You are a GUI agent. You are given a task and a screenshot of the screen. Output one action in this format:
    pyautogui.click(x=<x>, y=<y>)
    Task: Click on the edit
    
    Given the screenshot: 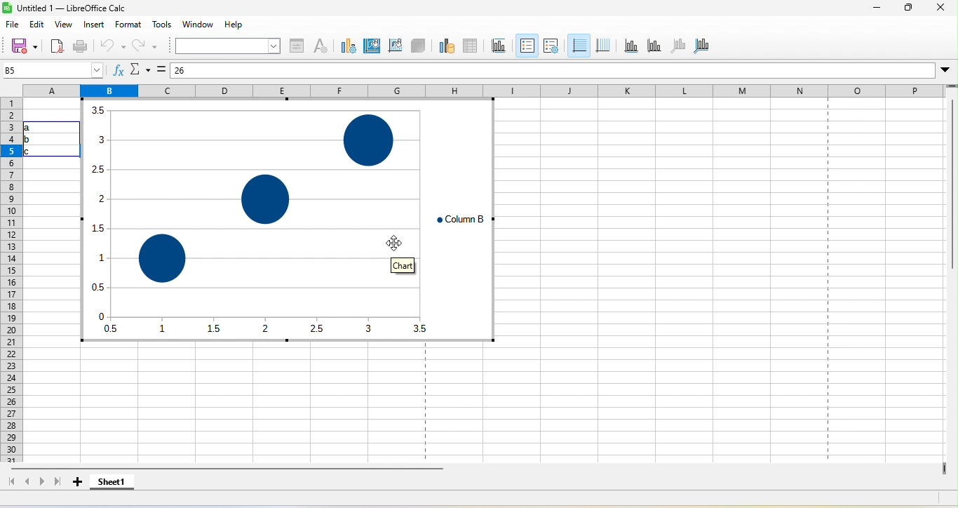 What is the action you would take?
    pyautogui.click(x=39, y=26)
    